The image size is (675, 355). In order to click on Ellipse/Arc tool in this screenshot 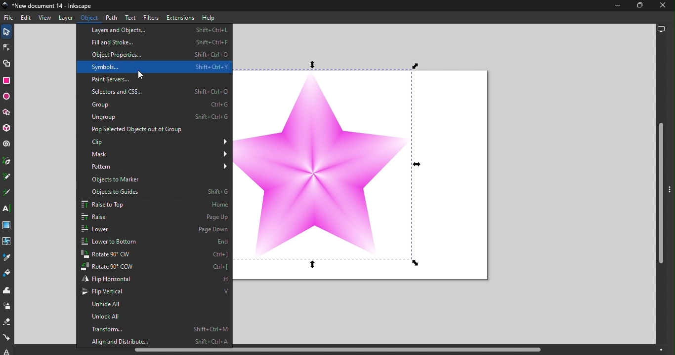, I will do `click(7, 98)`.